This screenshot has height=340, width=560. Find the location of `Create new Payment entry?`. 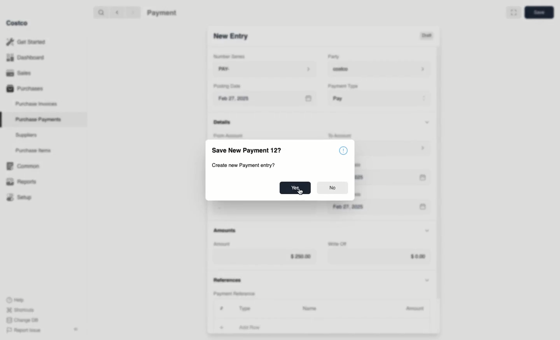

Create new Payment entry? is located at coordinates (243, 165).